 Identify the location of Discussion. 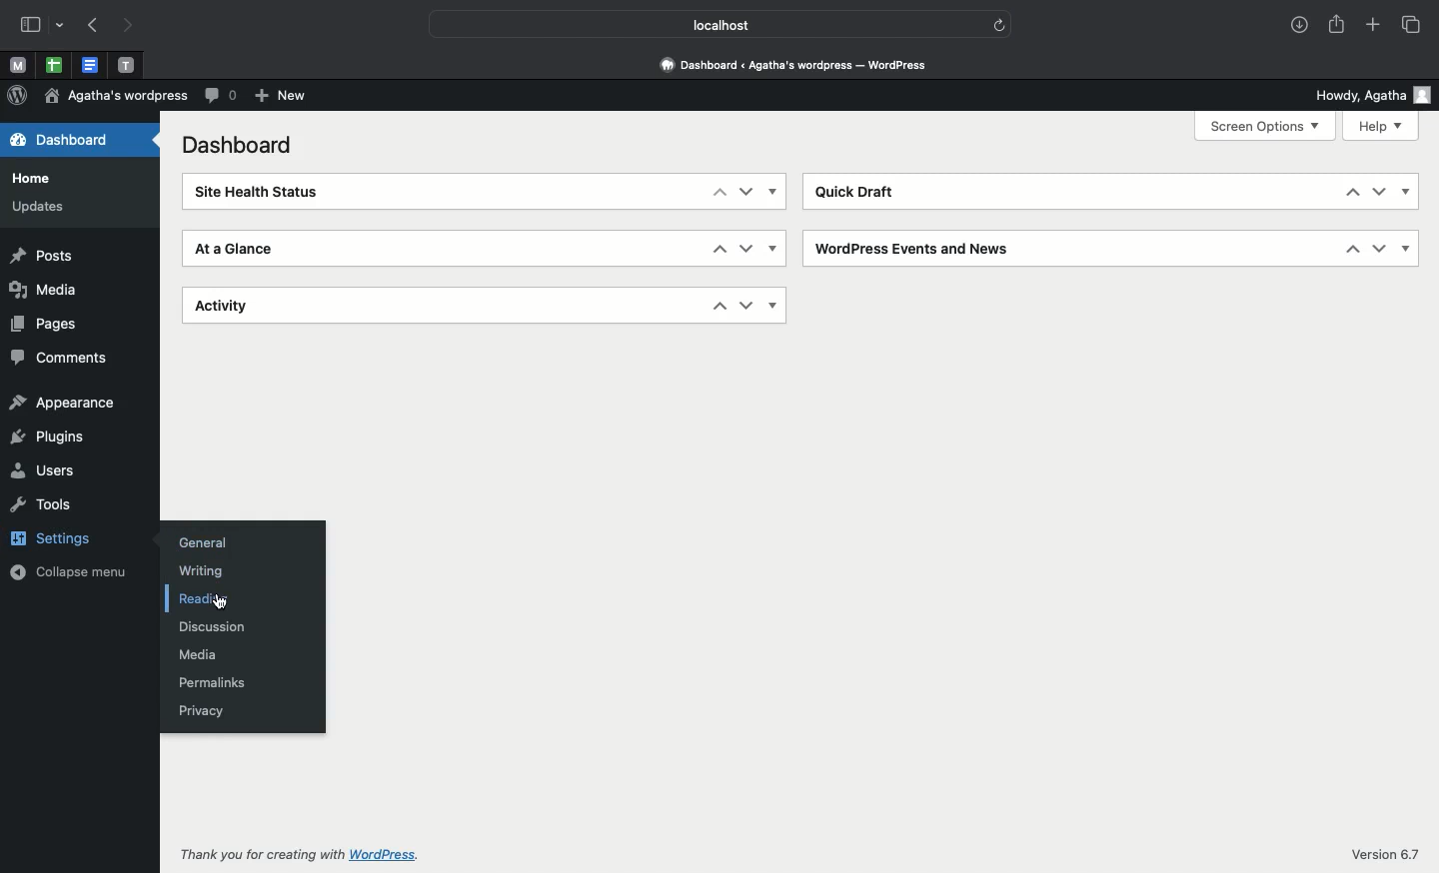
(209, 629).